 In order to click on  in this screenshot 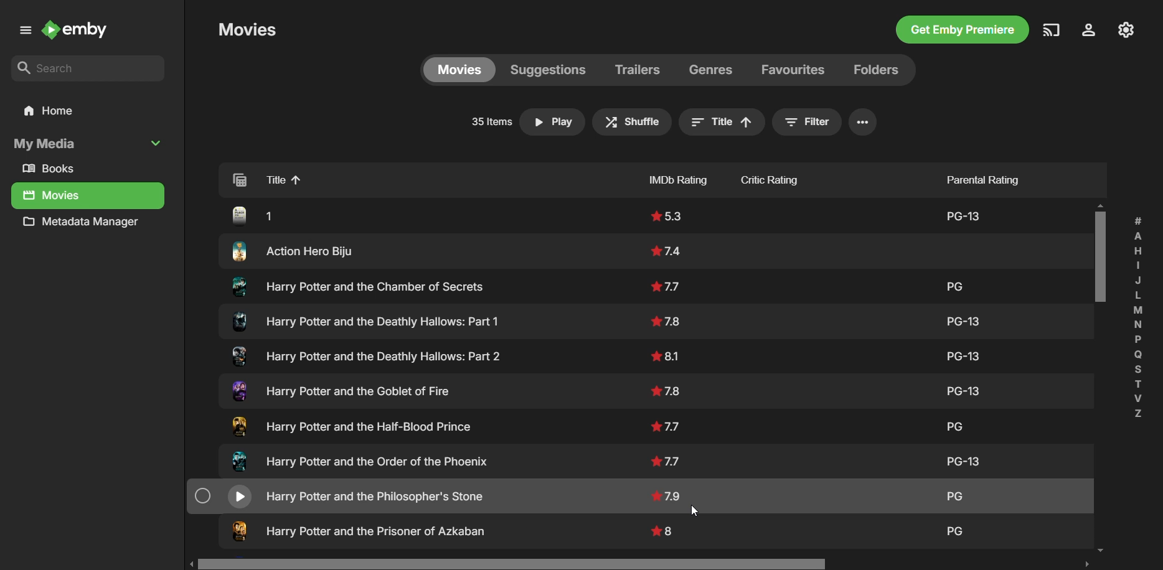, I will do `click(1141, 315)`.